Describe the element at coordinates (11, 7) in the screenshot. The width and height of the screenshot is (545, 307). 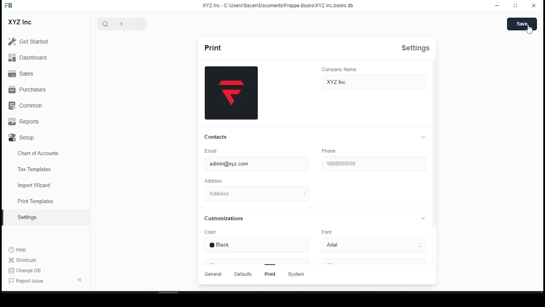
I see `icon` at that location.